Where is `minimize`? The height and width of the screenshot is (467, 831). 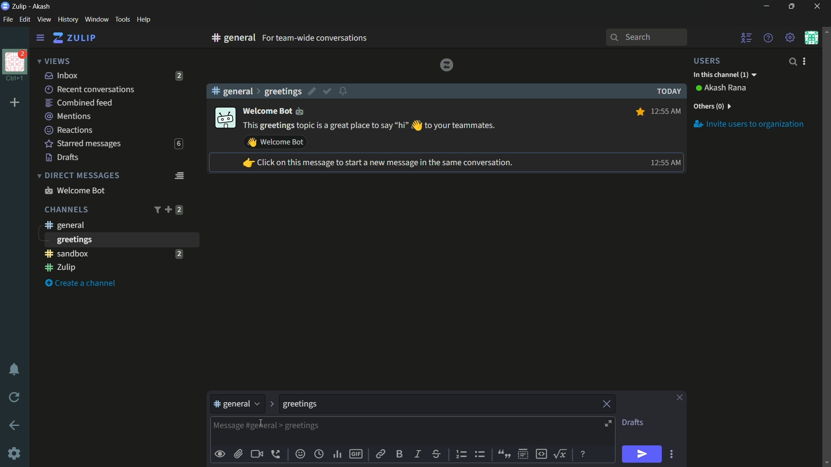
minimize is located at coordinates (766, 6).